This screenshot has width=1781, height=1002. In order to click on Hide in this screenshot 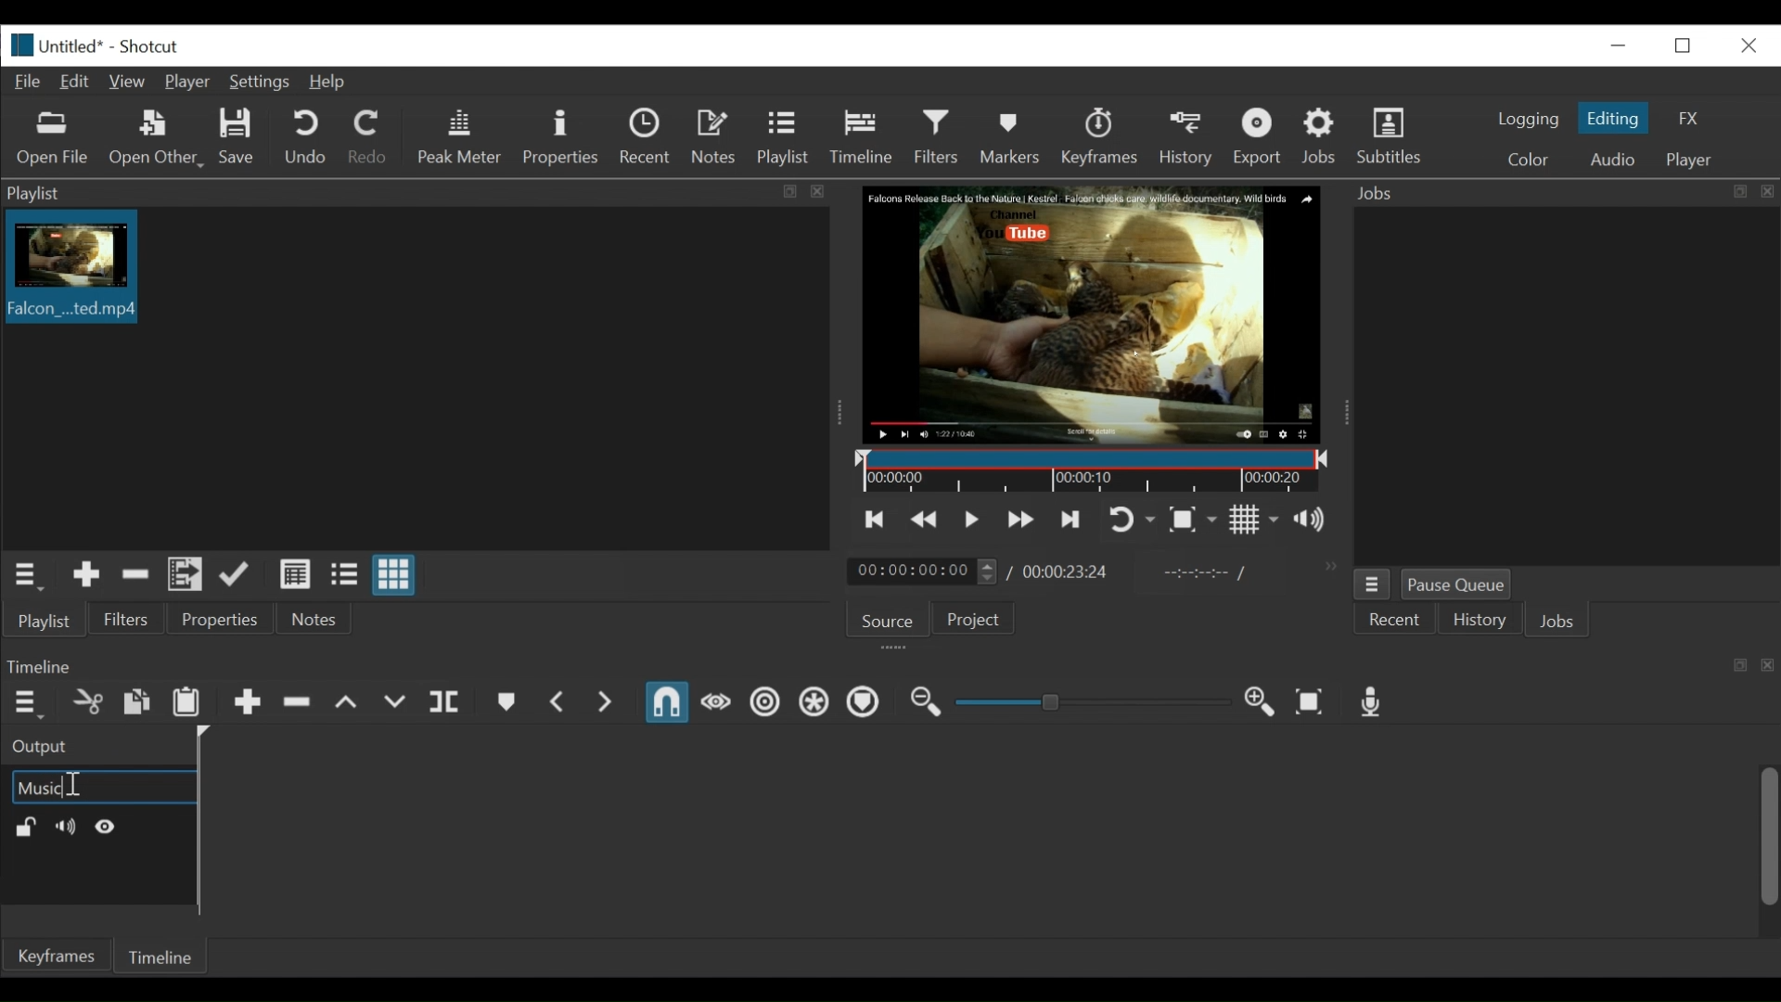, I will do `click(108, 826)`.